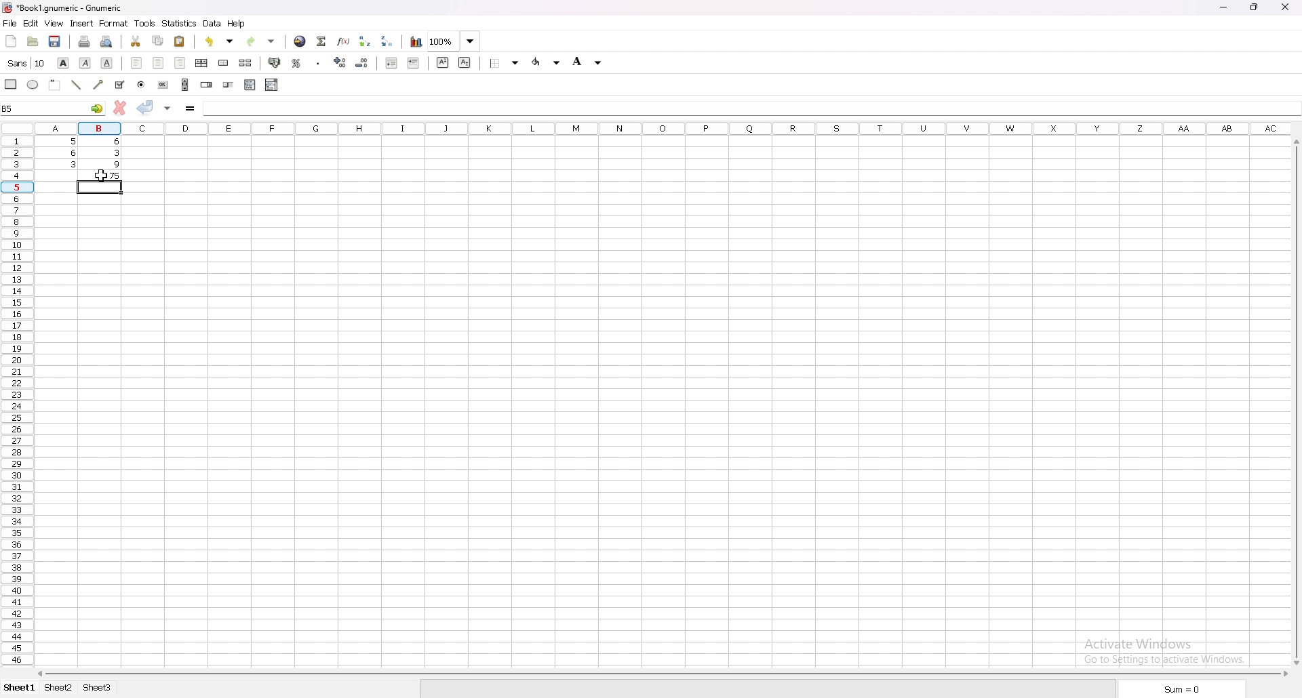 The height and width of the screenshot is (698, 1302). Describe the element at coordinates (146, 107) in the screenshot. I see `accept change` at that location.